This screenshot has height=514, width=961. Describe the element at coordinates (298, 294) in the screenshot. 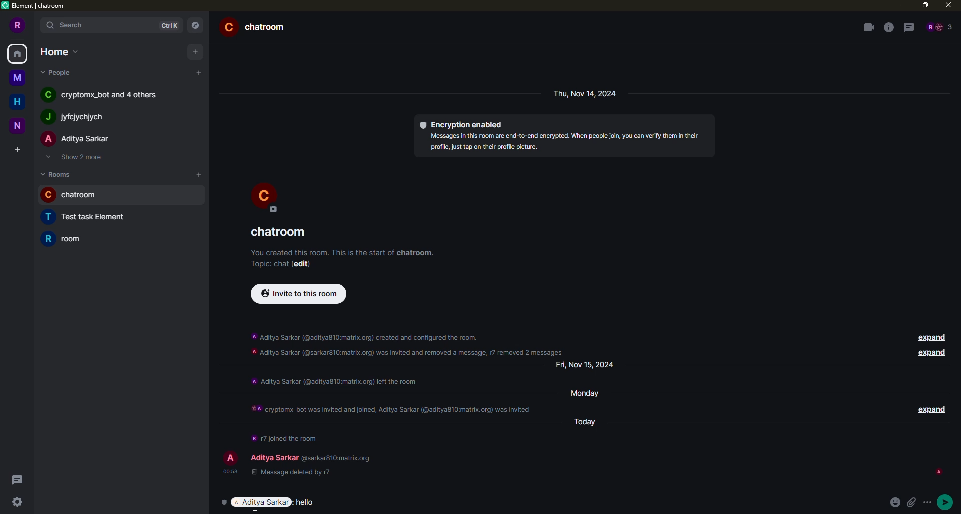

I see `invite to this room` at that location.